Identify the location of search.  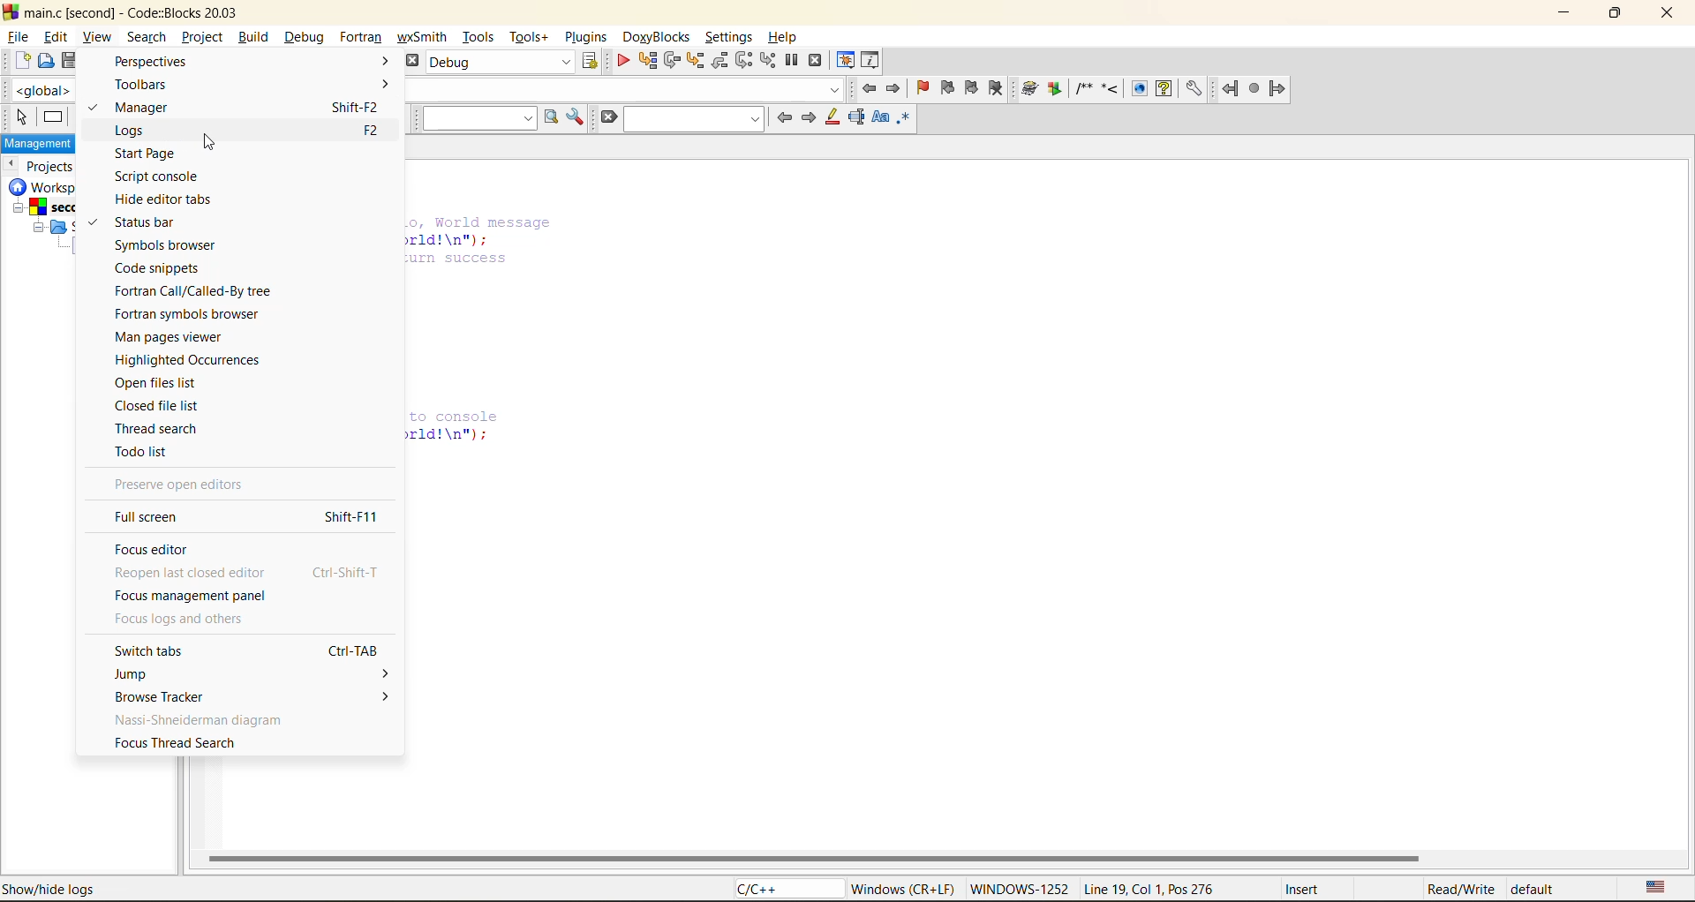
(692, 121).